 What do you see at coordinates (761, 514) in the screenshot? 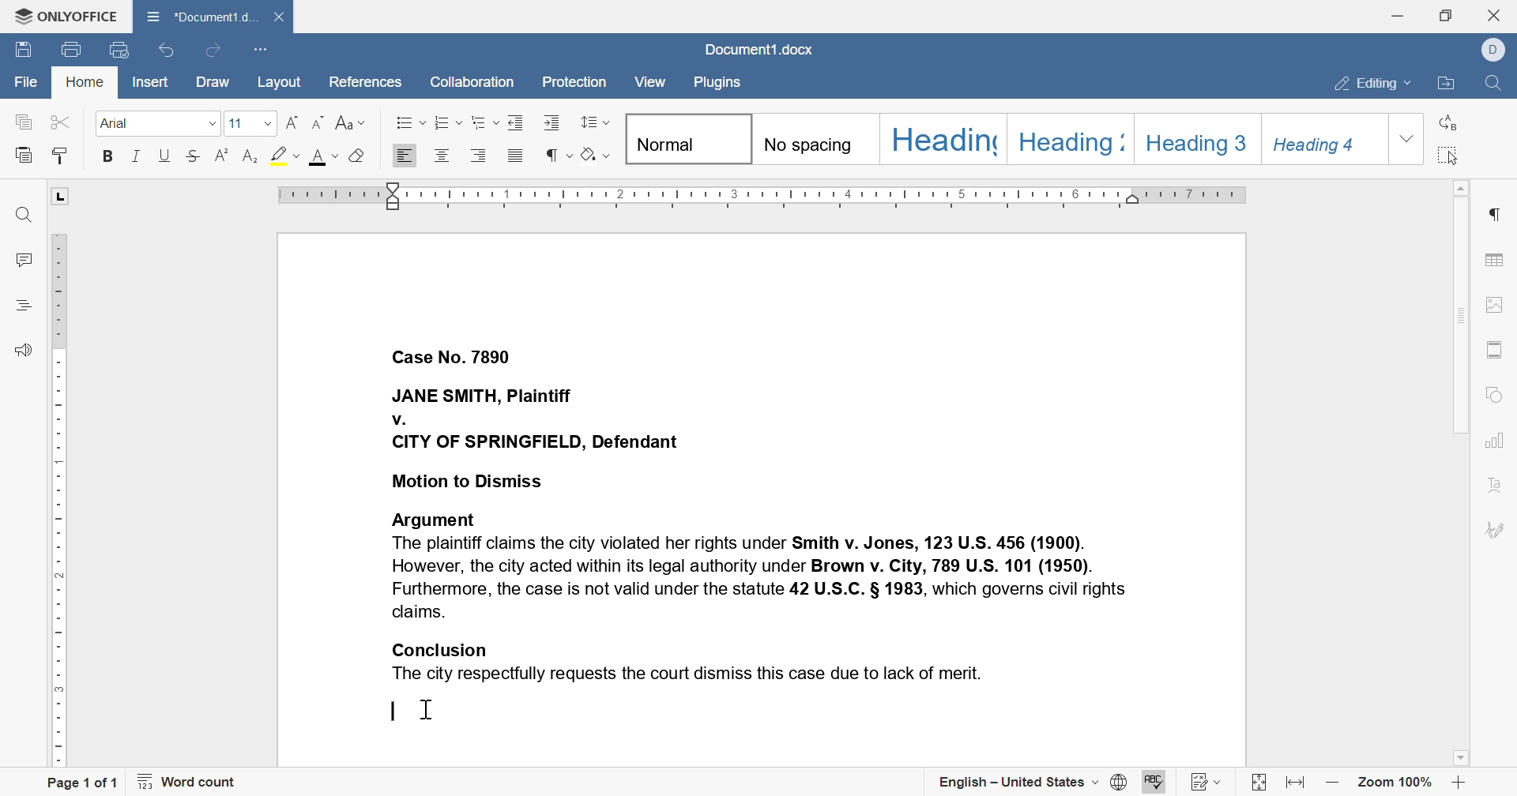
I see `Case No. 7890

JANE SMITH, Plaintiff

v.

CITY OF SPRINGFIELD, Defendant

Motion to Dismiss

Argument

The plaintiff claims the city violated her rights under Smith v. Jones, 123 U.S. 456 (1900).
However, the city acted within its legal authority under Brown v. City, 789 U.S. 101 (1950).
Furthermore, the case is not valid under the statute 42 U.S.C. § 1983, which governs civil rights
claims.

Conclusion

The city respectfully requests the court dismiss this case due to lack of merit.` at bounding box center [761, 514].